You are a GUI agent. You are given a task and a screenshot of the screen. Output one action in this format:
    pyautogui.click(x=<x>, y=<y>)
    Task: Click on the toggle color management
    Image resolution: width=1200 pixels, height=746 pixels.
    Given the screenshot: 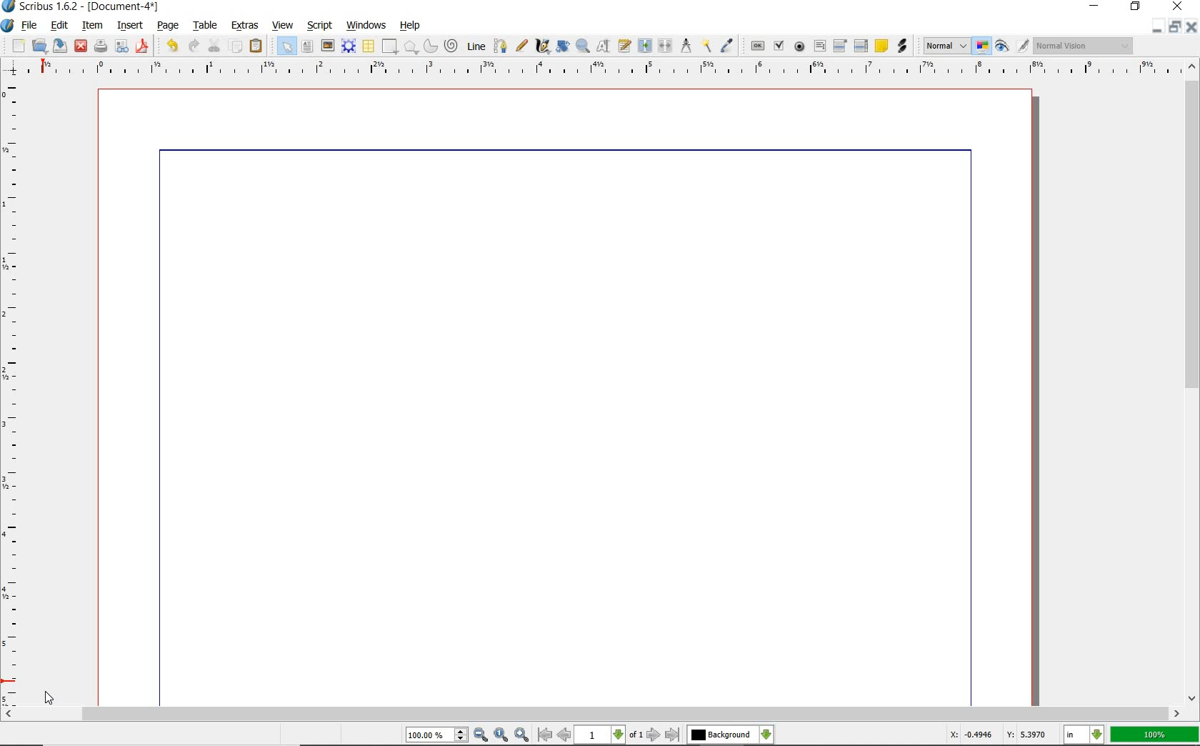 What is the action you would take?
    pyautogui.click(x=983, y=47)
    